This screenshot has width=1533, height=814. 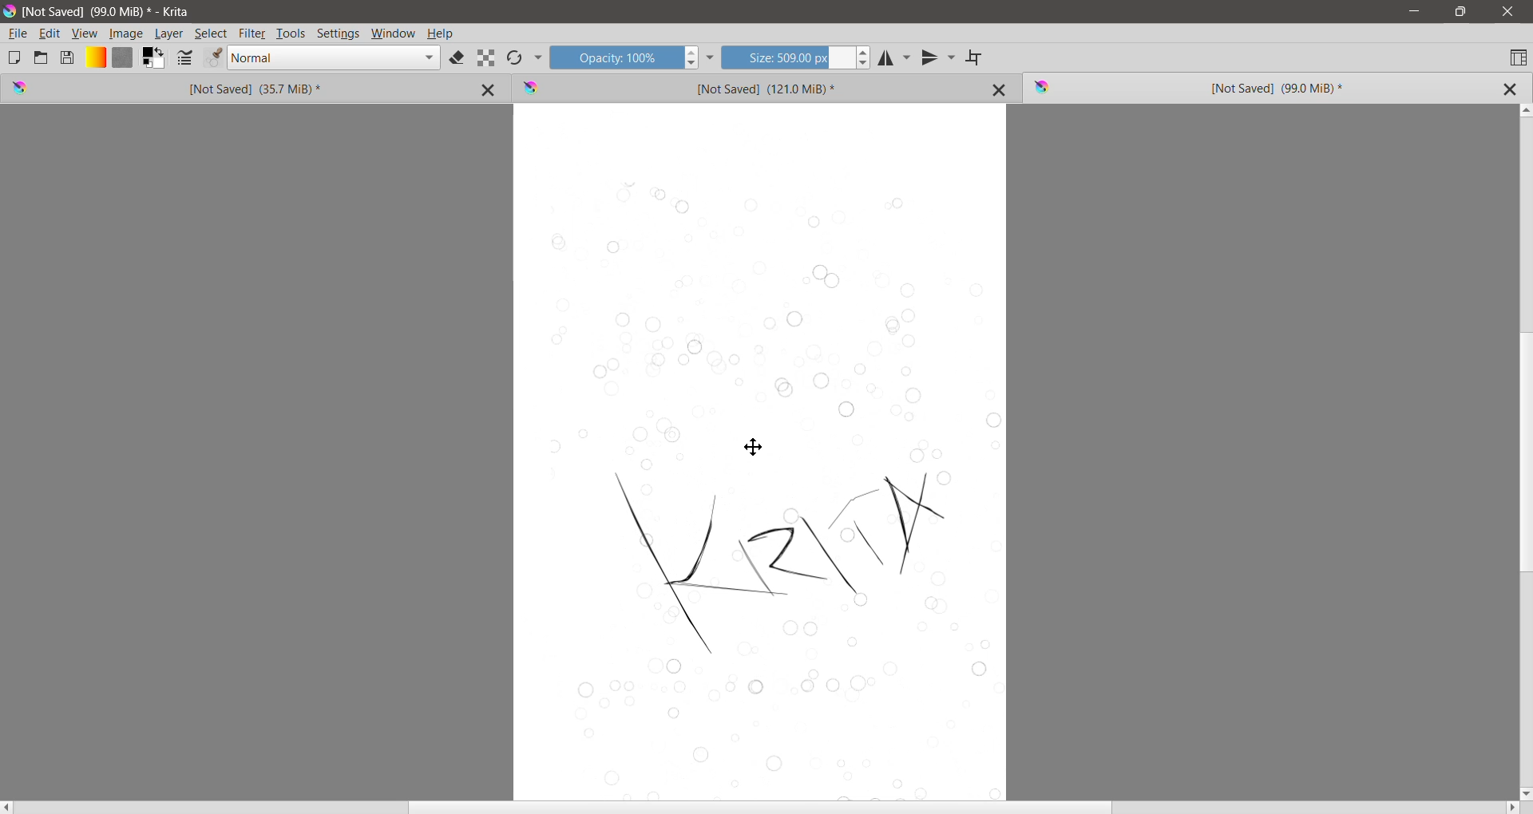 What do you see at coordinates (786, 57) in the screenshot?
I see `Size input ` at bounding box center [786, 57].